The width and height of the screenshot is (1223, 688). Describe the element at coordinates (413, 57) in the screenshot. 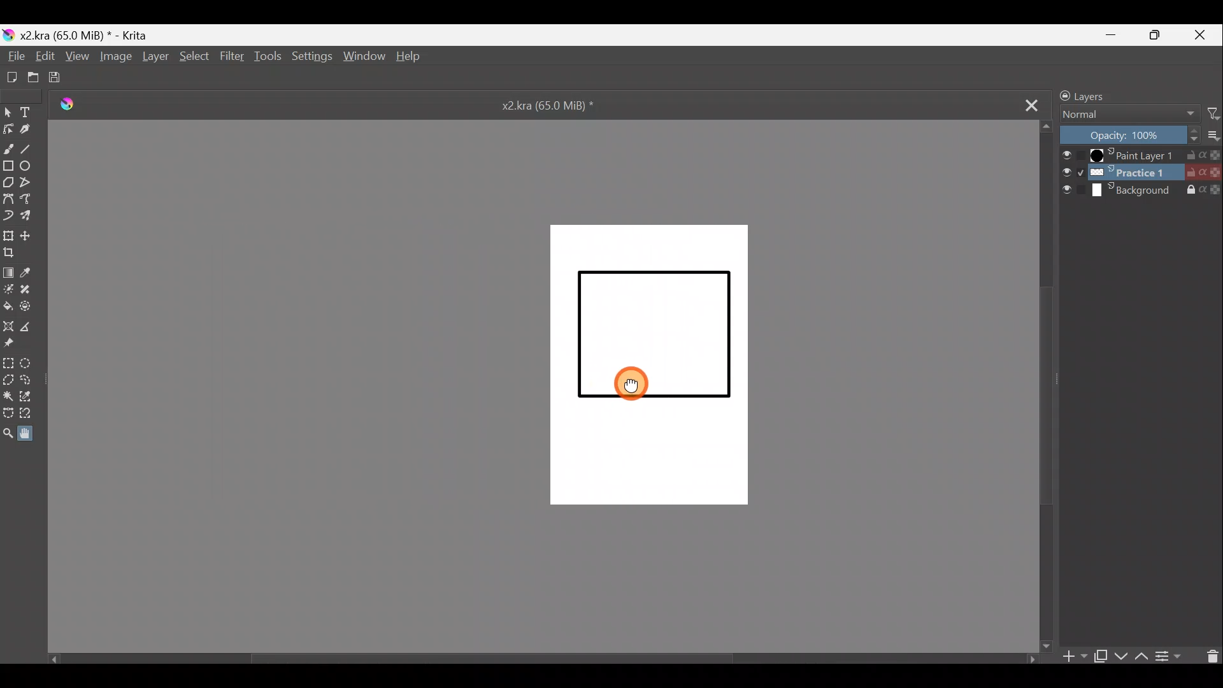

I see `Help` at that location.